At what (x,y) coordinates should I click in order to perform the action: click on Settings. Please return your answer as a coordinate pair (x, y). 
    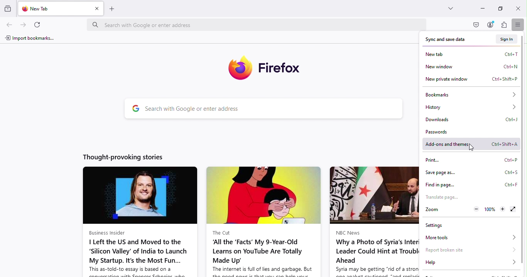
    Looking at the image, I should click on (433, 226).